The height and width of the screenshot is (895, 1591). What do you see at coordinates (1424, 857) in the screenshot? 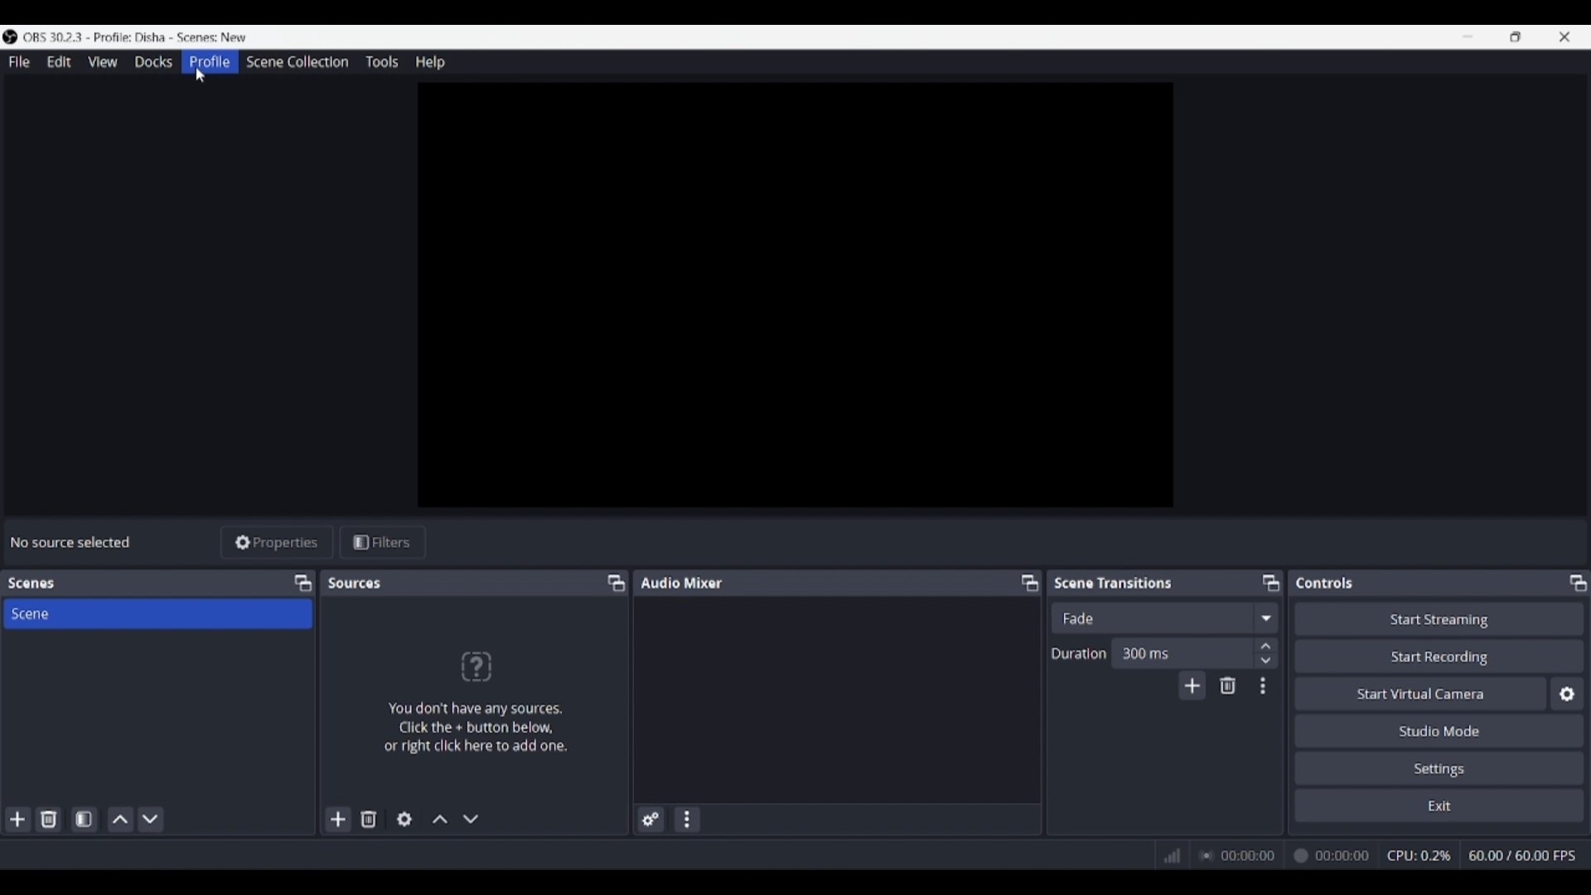
I see `CPU: 0.0%` at bounding box center [1424, 857].